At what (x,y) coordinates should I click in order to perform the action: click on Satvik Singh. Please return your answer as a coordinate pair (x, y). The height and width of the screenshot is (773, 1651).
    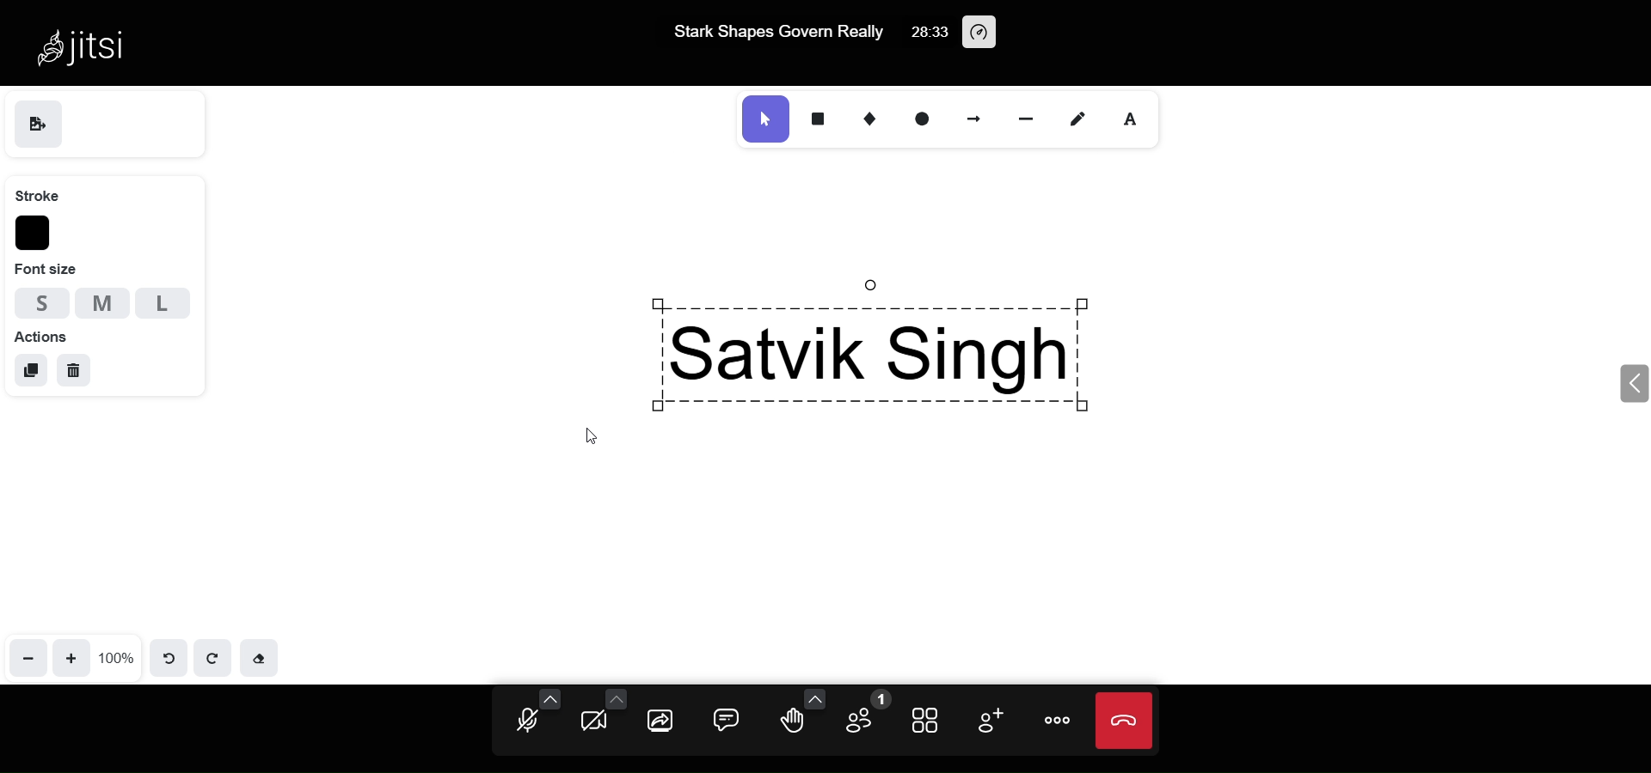
    Looking at the image, I should click on (935, 335).